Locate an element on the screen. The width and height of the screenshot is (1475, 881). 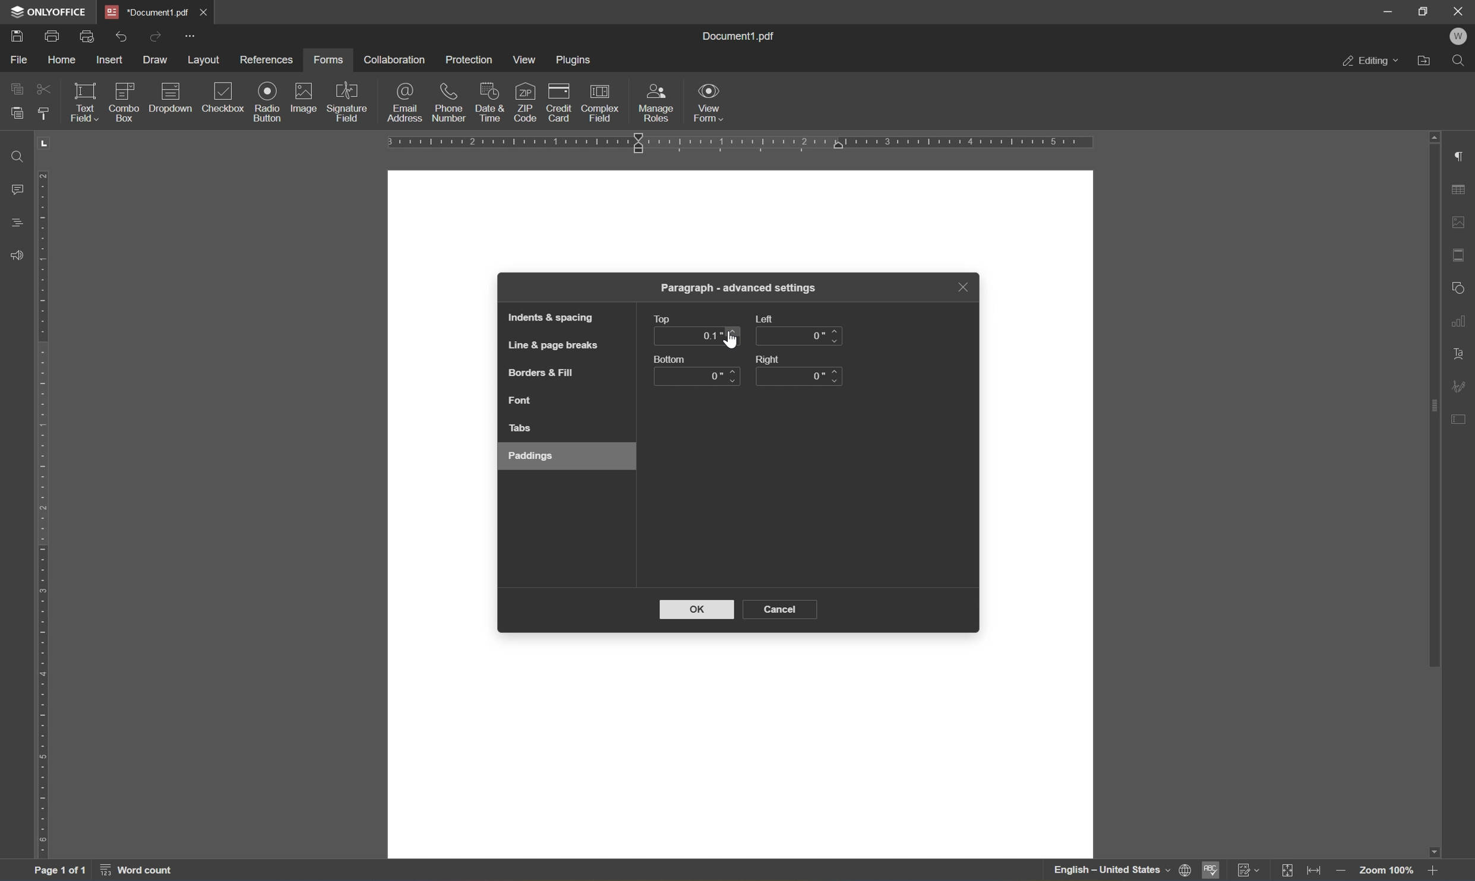
track changes is located at coordinates (1250, 870).